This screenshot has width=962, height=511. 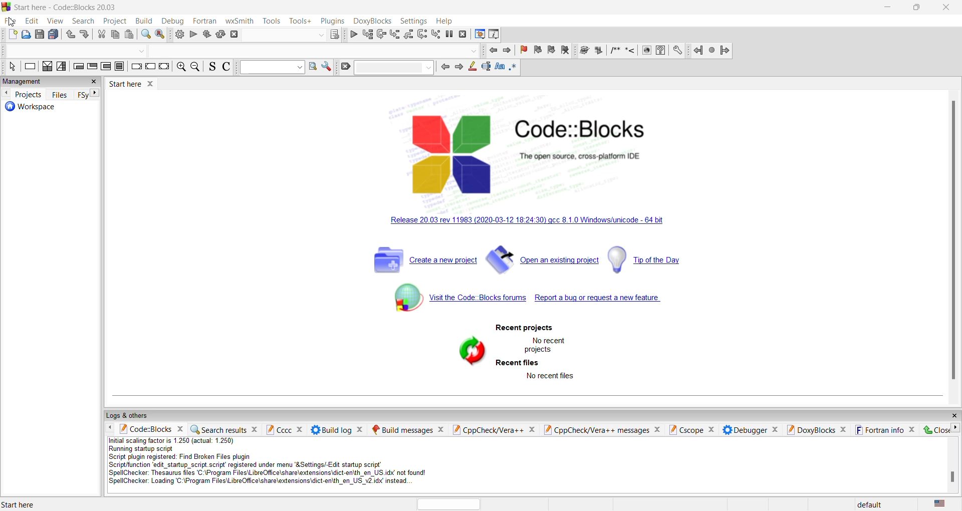 What do you see at coordinates (936, 430) in the screenshot?
I see `close` at bounding box center [936, 430].